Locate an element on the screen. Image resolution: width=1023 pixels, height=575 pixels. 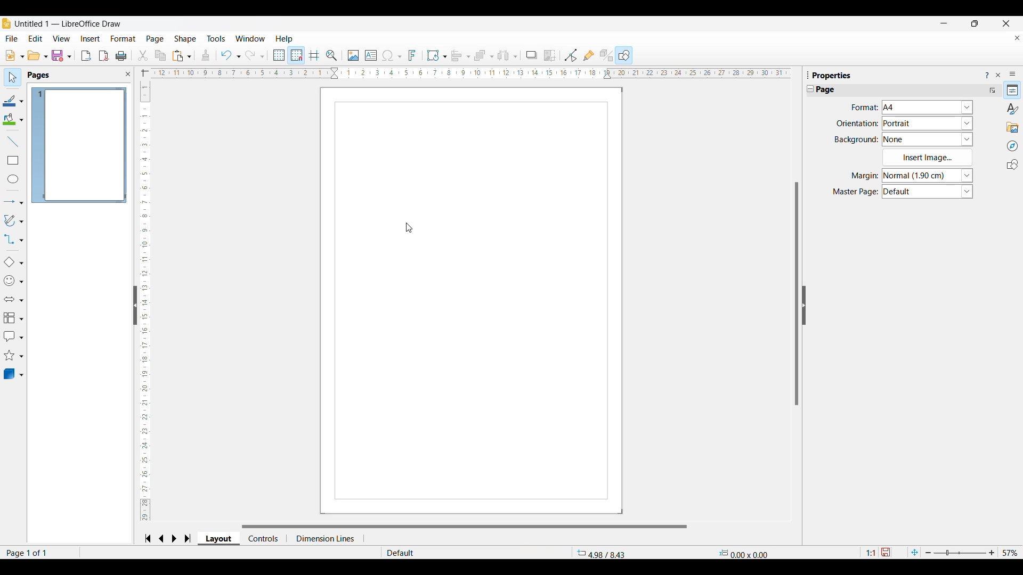
Show in smaller tab is located at coordinates (975, 23).